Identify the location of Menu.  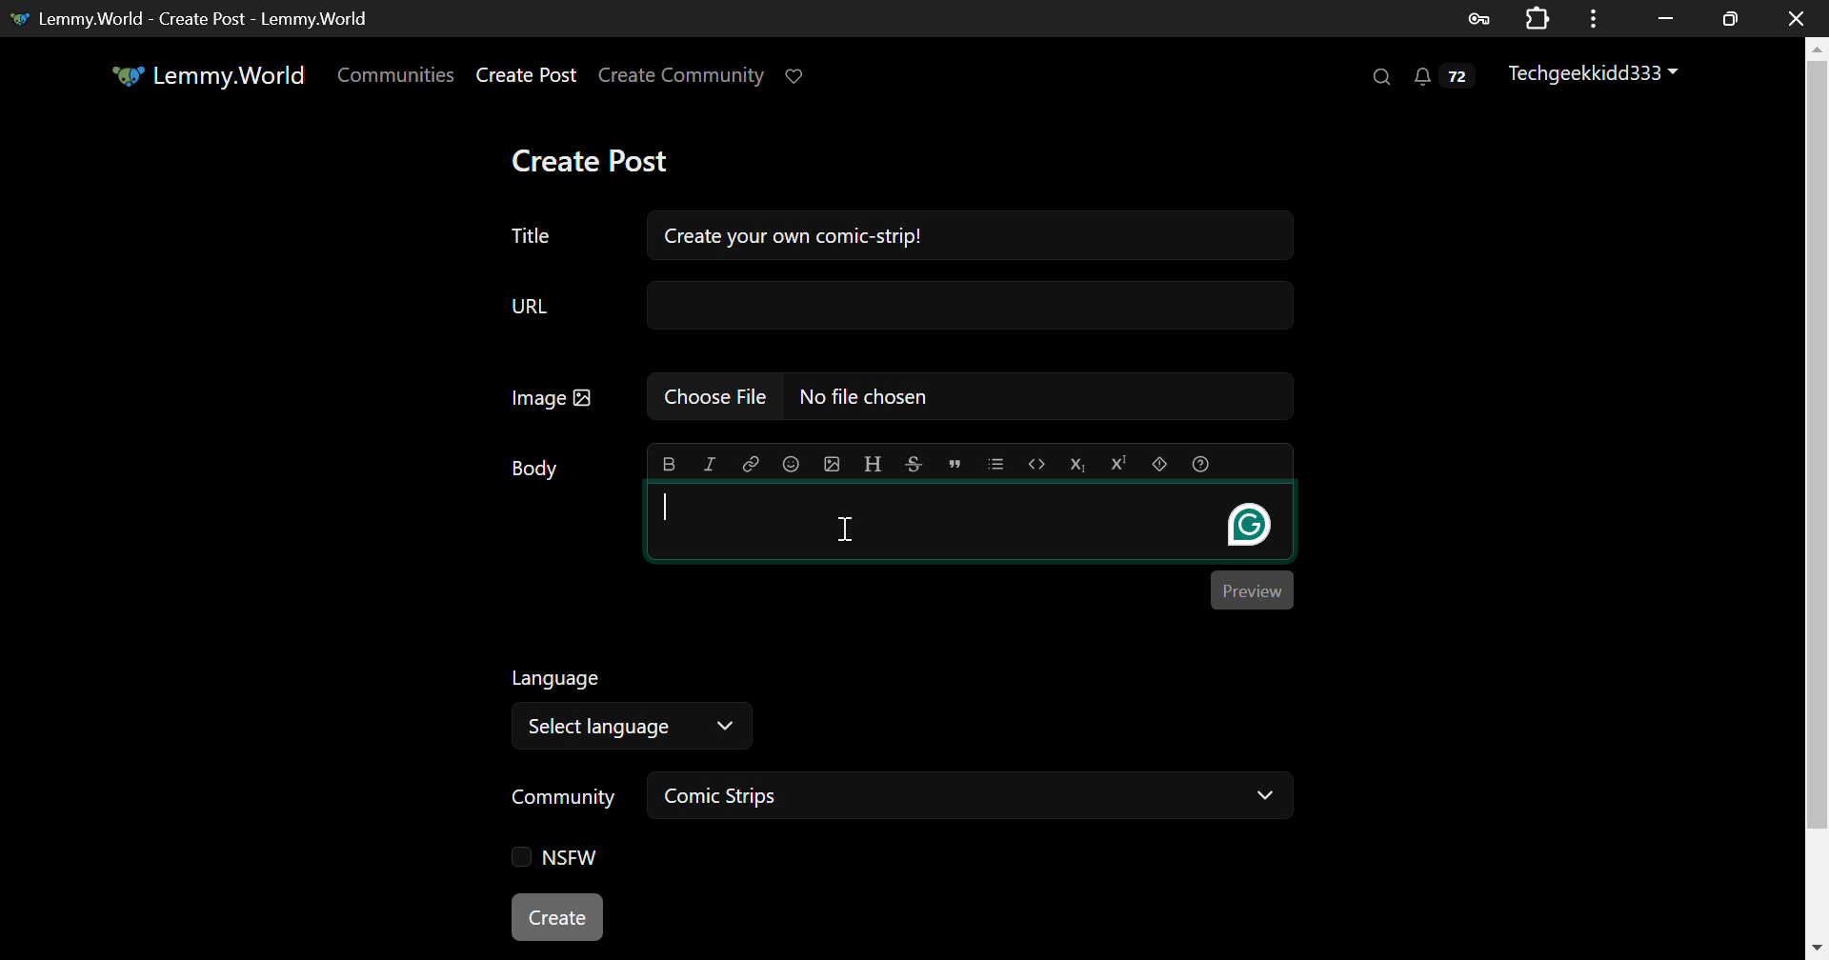
(1599, 17).